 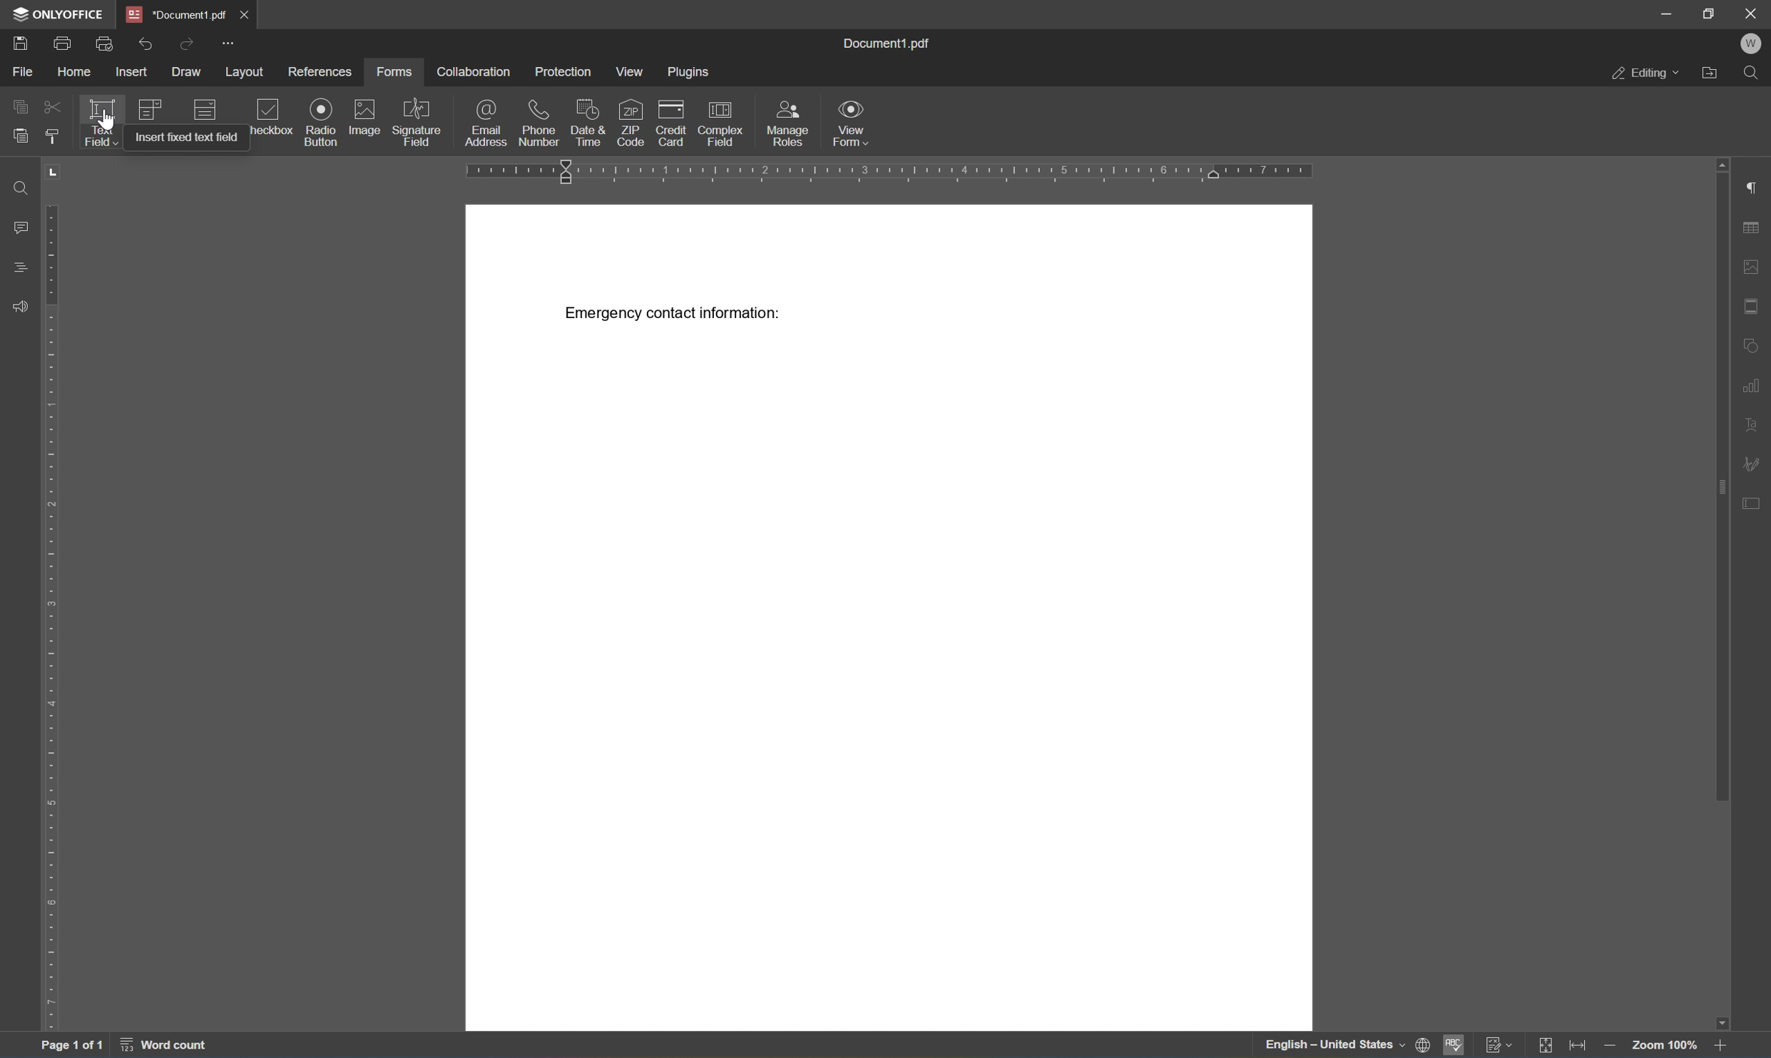 I want to click on scroll down, so click(x=1725, y=1020).